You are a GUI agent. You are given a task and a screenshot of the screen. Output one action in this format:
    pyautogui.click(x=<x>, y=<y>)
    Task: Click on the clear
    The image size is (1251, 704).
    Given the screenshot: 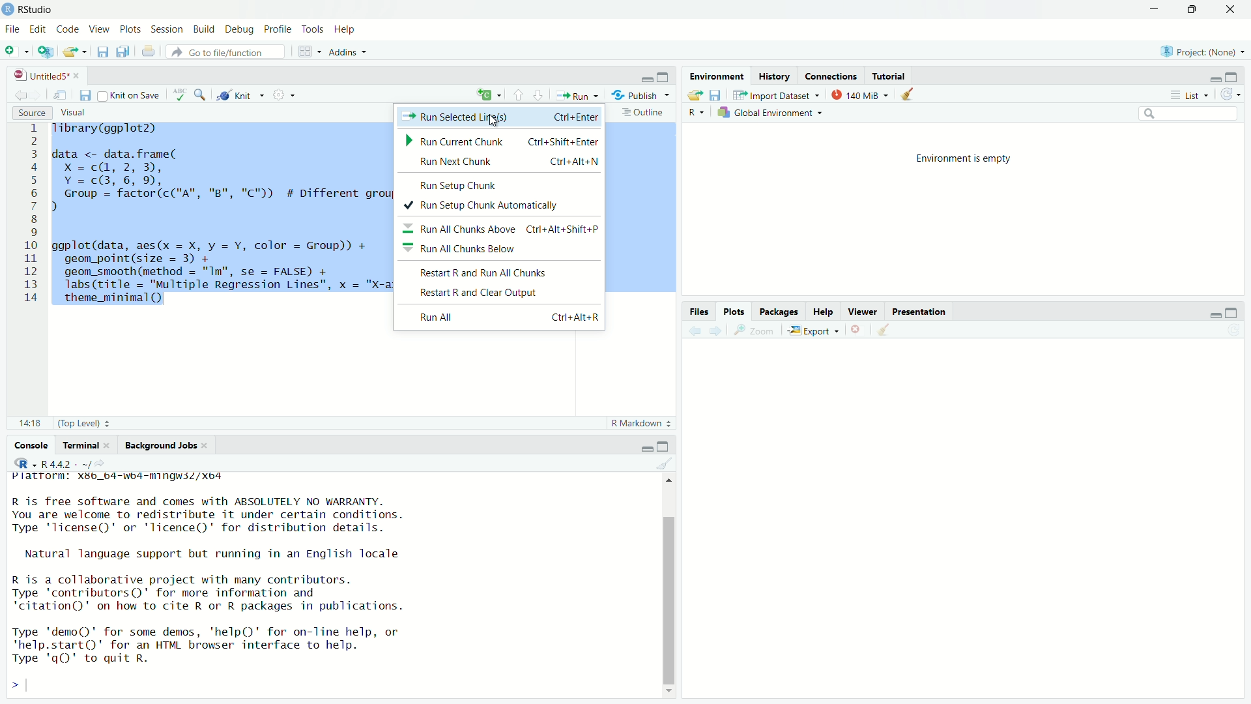 What is the action you would take?
    pyautogui.click(x=661, y=464)
    